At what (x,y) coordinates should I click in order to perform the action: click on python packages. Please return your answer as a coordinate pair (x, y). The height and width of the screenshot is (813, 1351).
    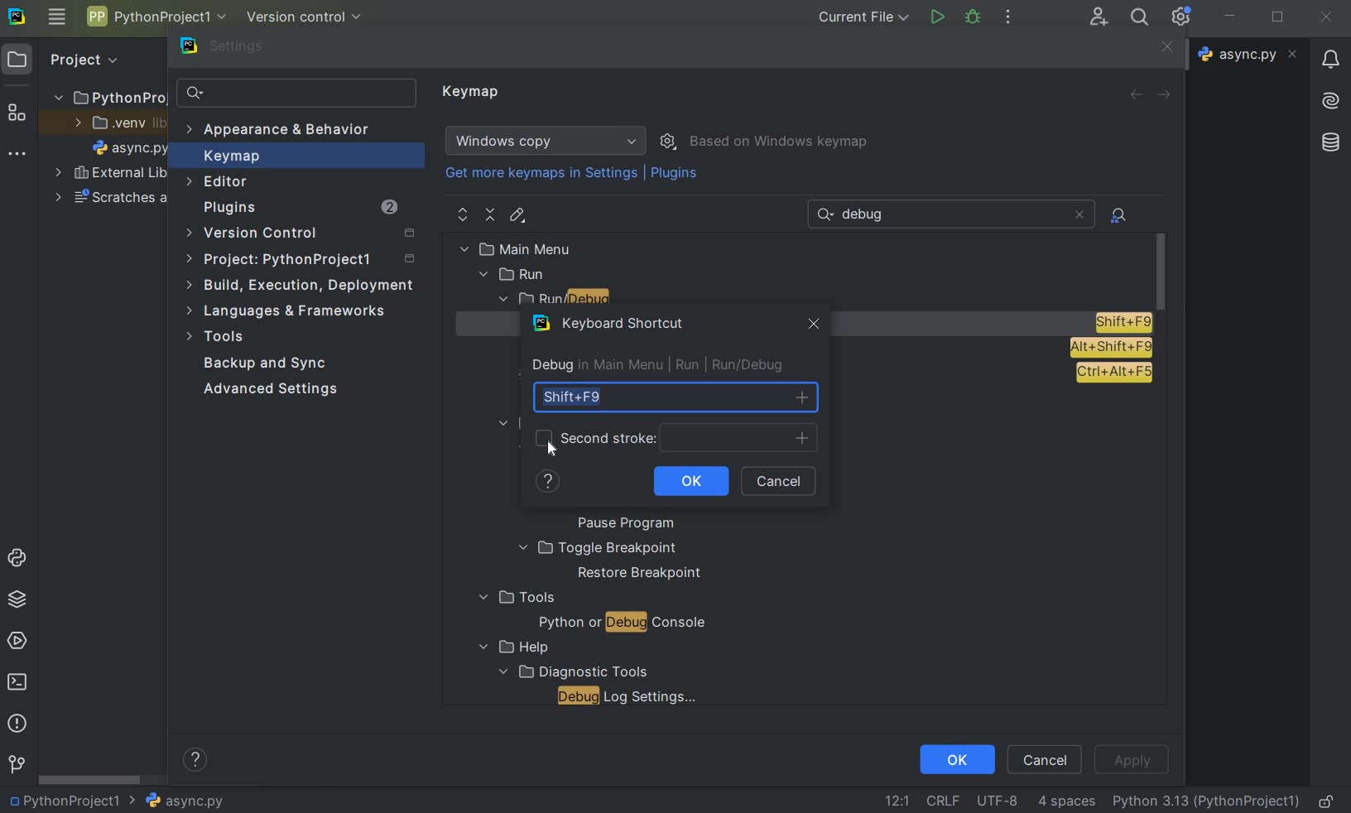
    Looking at the image, I should click on (20, 599).